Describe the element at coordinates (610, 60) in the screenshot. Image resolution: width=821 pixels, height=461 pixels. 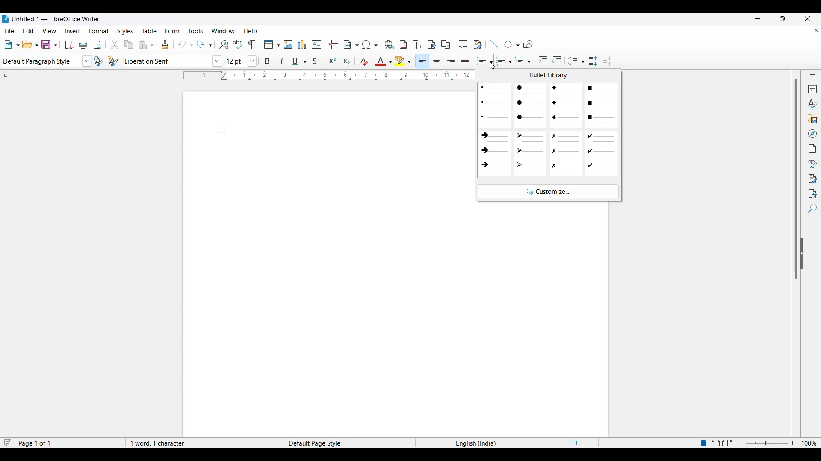
I see `Decrease line spacing` at that location.